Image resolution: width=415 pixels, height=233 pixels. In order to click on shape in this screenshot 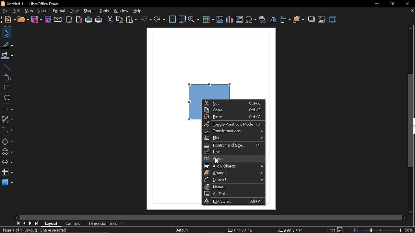, I will do `click(89, 11)`.